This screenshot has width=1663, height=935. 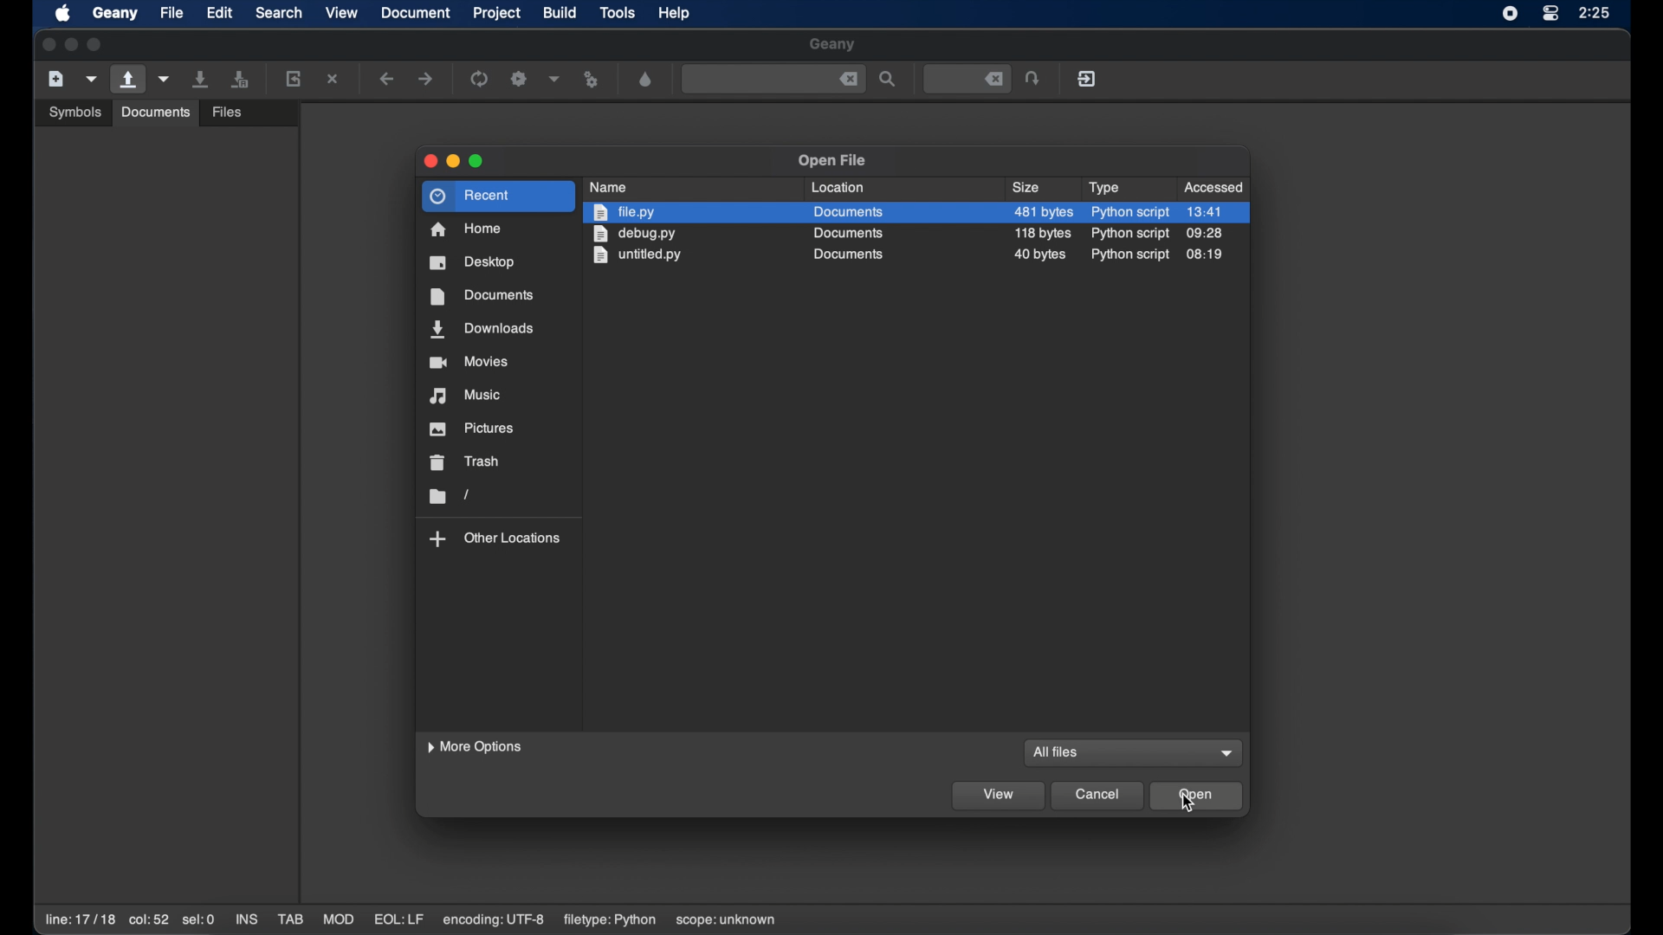 What do you see at coordinates (1097, 796) in the screenshot?
I see `cancel` at bounding box center [1097, 796].